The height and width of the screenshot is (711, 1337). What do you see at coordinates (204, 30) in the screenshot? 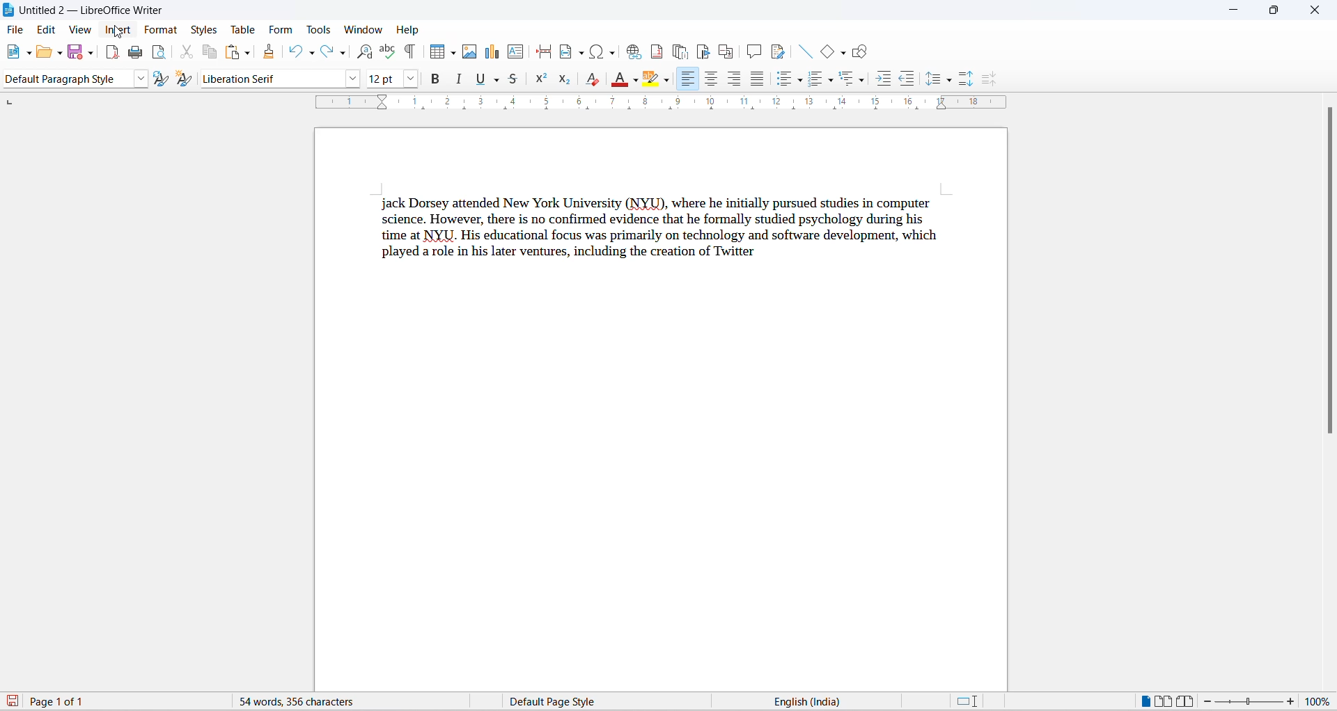
I see `styles` at bounding box center [204, 30].